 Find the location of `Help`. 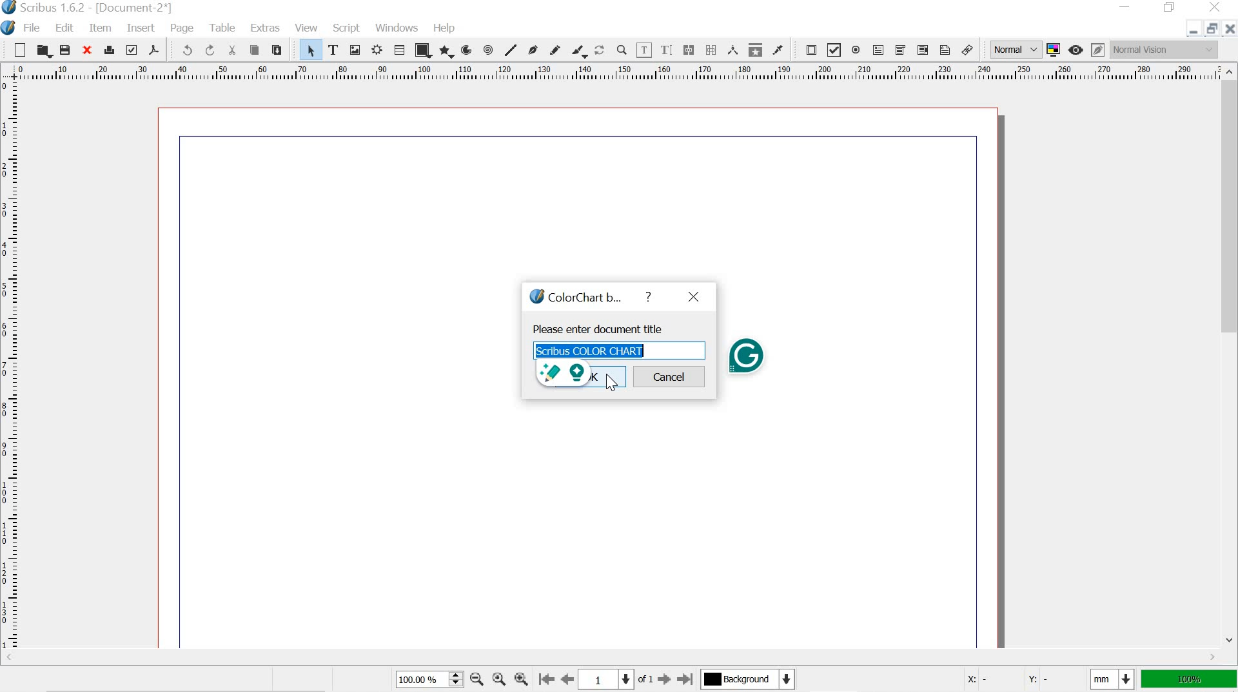

Help is located at coordinates (446, 28).